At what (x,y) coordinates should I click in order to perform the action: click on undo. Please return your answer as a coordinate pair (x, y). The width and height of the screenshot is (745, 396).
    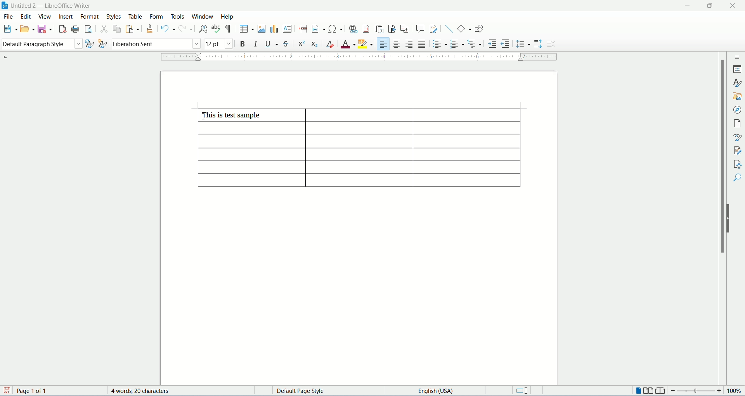
    Looking at the image, I should click on (168, 28).